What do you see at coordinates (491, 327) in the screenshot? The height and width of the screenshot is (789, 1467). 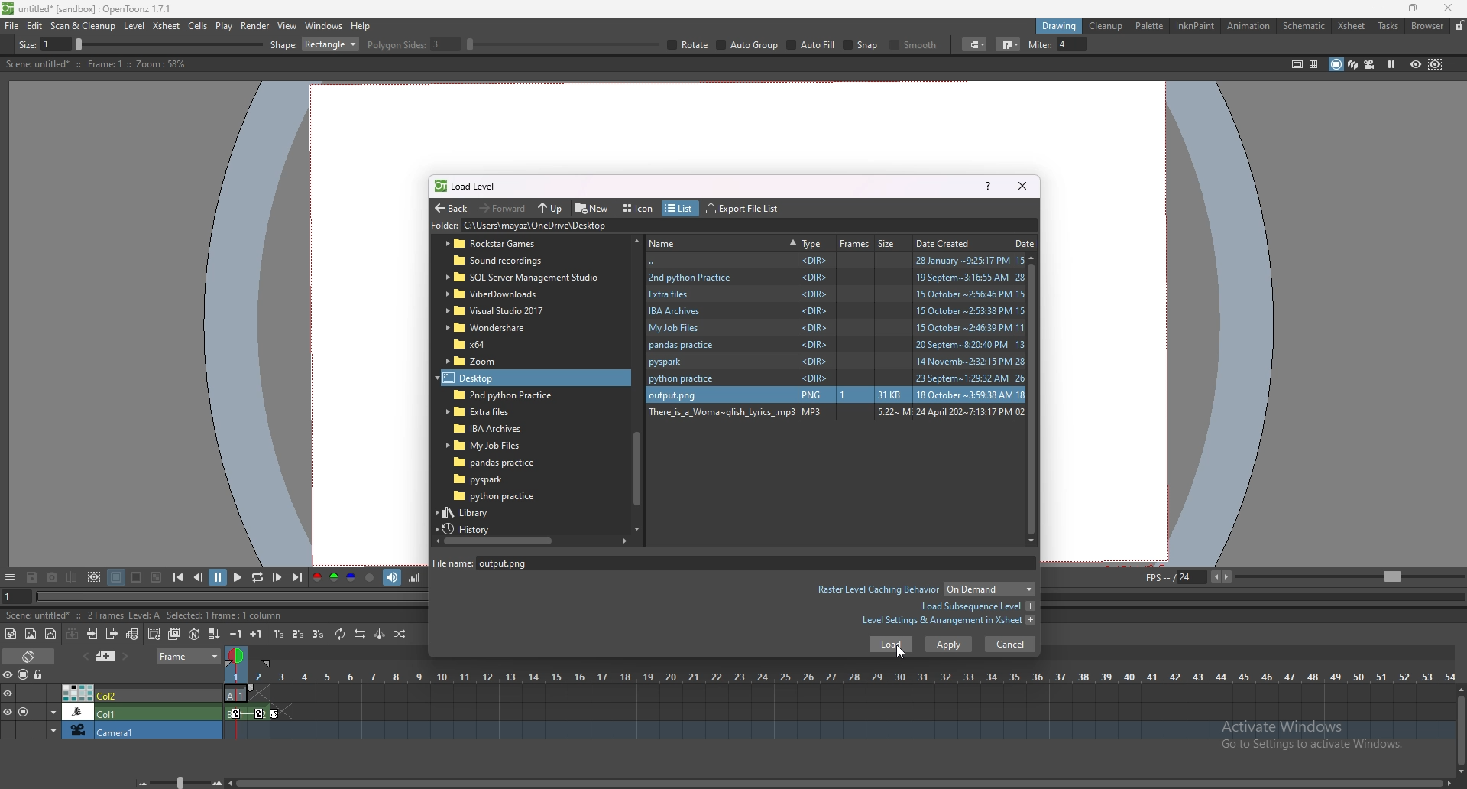 I see `folder` at bounding box center [491, 327].